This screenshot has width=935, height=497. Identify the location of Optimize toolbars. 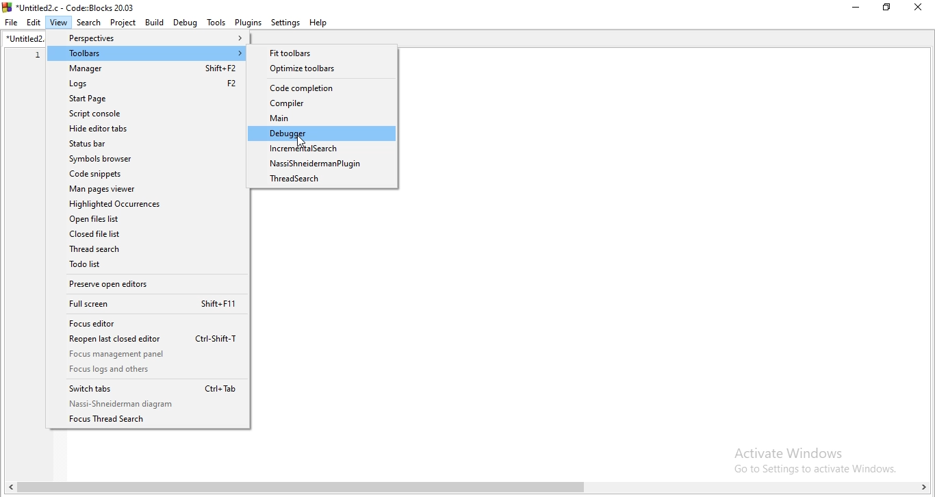
(319, 69).